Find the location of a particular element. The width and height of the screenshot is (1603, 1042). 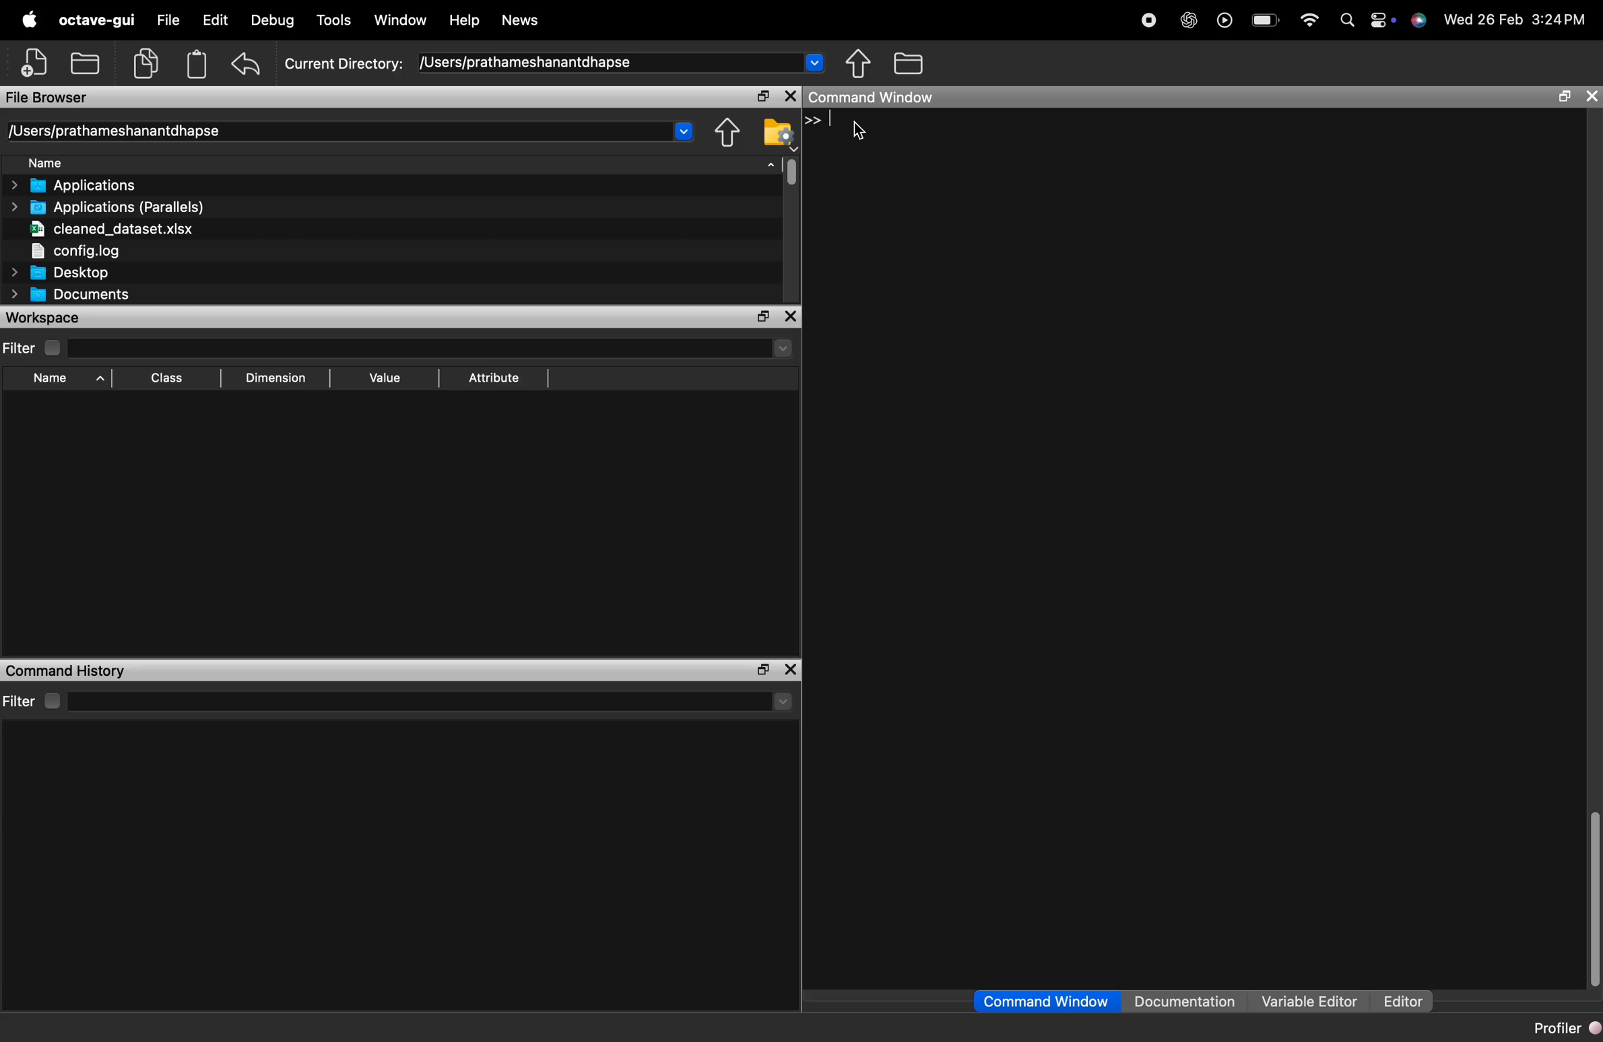

one directory up is located at coordinates (861, 65).